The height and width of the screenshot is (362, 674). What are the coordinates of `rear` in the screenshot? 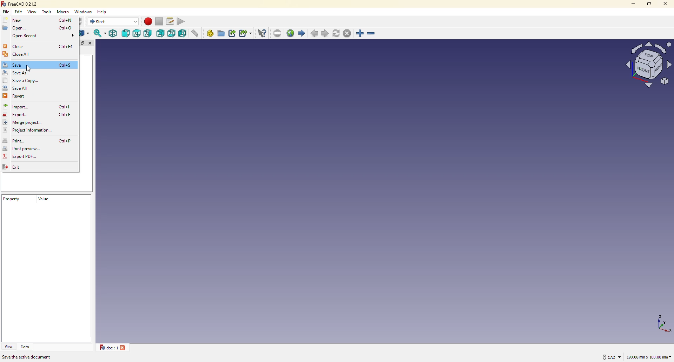 It's located at (161, 33).